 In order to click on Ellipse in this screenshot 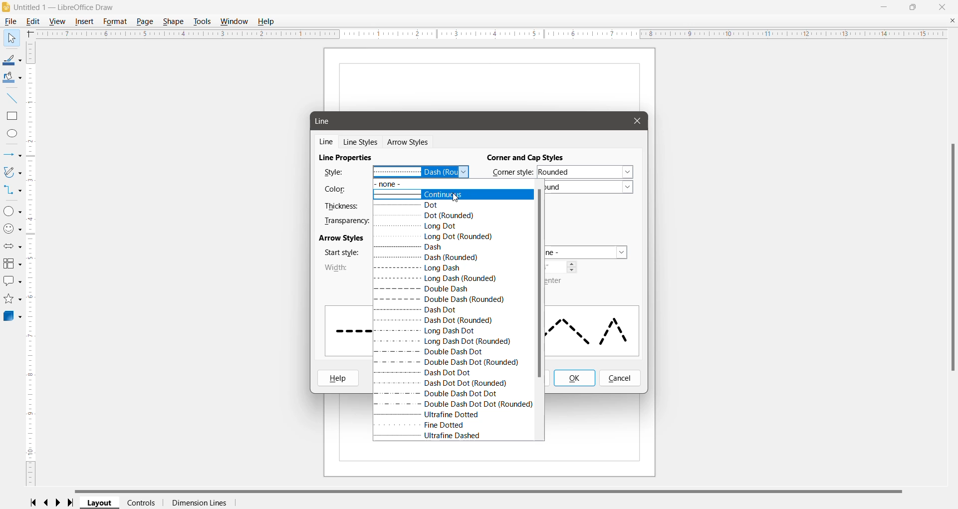, I will do `click(12, 133)`.